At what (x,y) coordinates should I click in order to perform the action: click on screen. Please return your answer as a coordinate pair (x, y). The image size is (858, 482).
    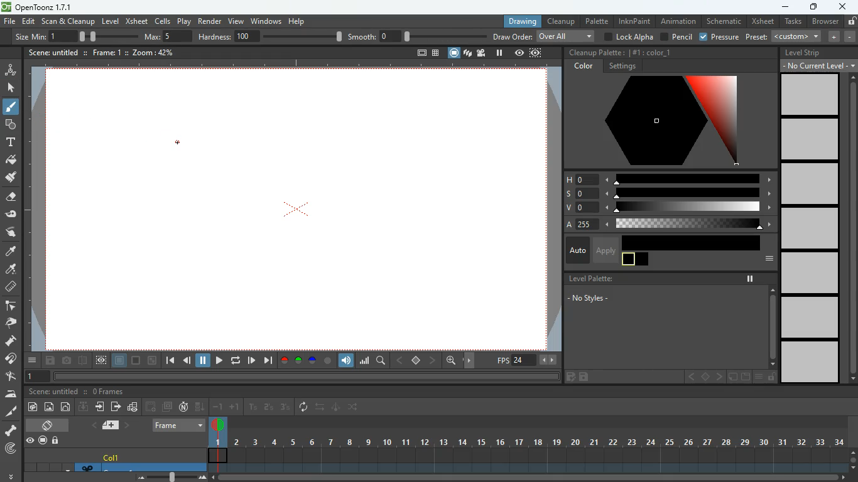
    Looking at the image, I should click on (167, 407).